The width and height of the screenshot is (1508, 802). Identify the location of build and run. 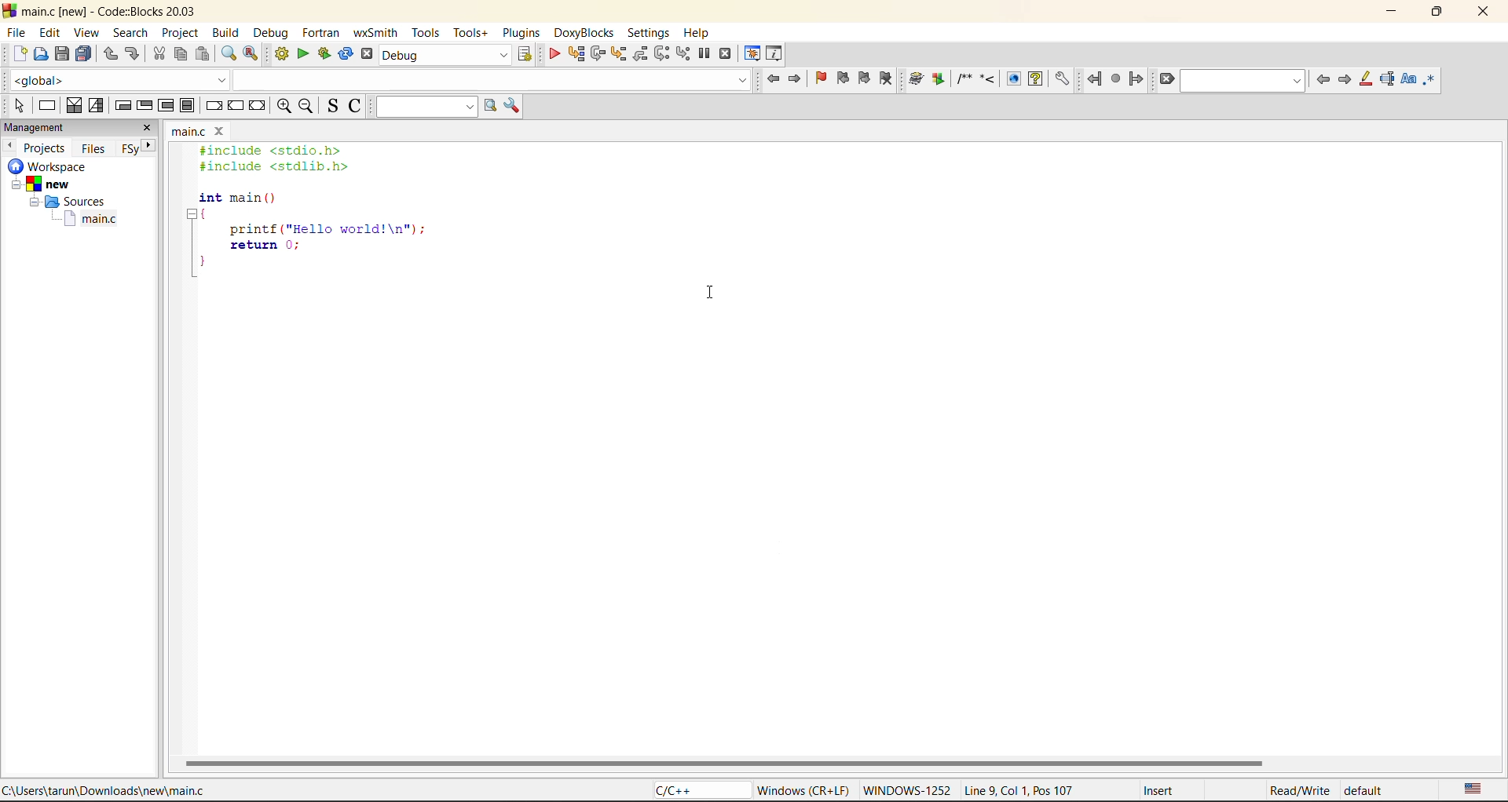
(323, 55).